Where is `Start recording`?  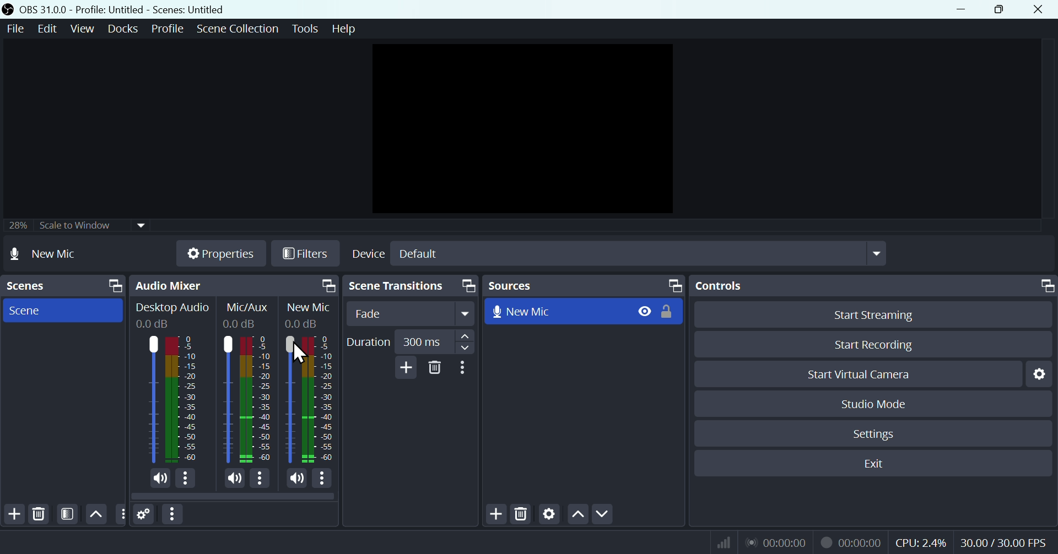 Start recording is located at coordinates (875, 344).